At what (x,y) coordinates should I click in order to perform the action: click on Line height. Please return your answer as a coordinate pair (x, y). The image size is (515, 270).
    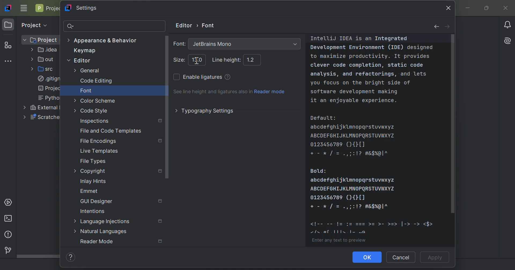
    Looking at the image, I should click on (227, 60).